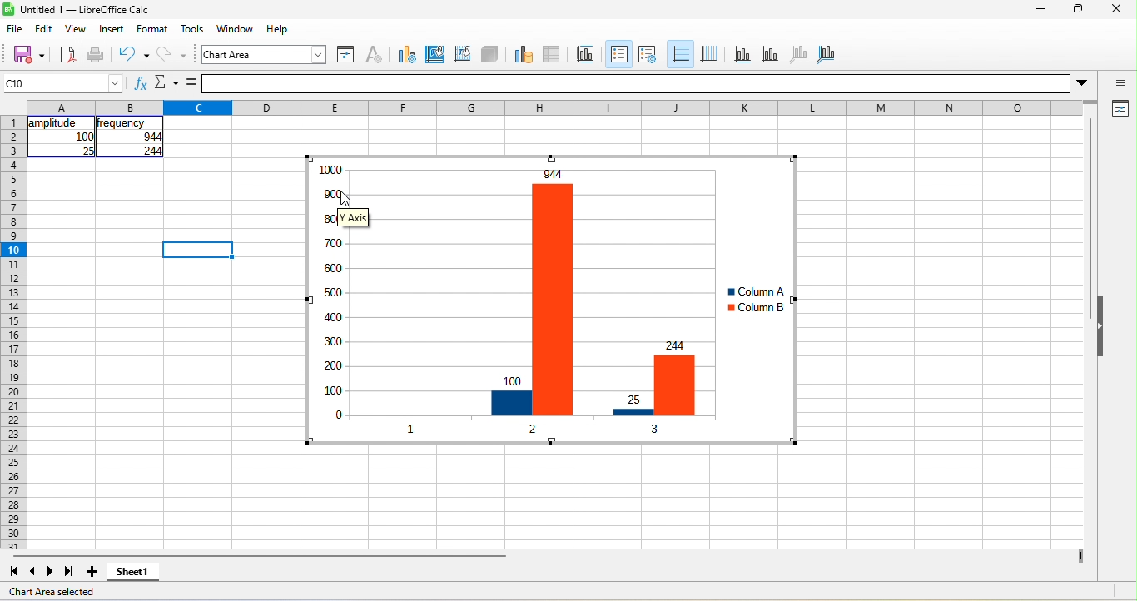 This screenshot has height=601, width=1137. What do you see at coordinates (12, 332) in the screenshot?
I see `rows` at bounding box center [12, 332].